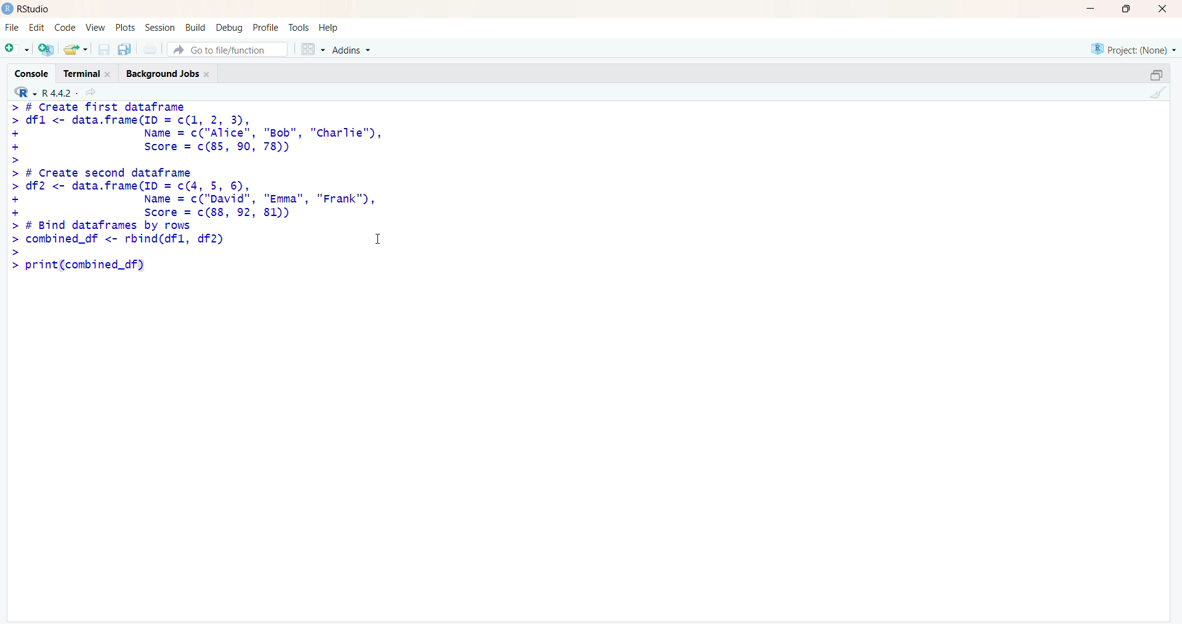  I want to click on View, so click(93, 27).